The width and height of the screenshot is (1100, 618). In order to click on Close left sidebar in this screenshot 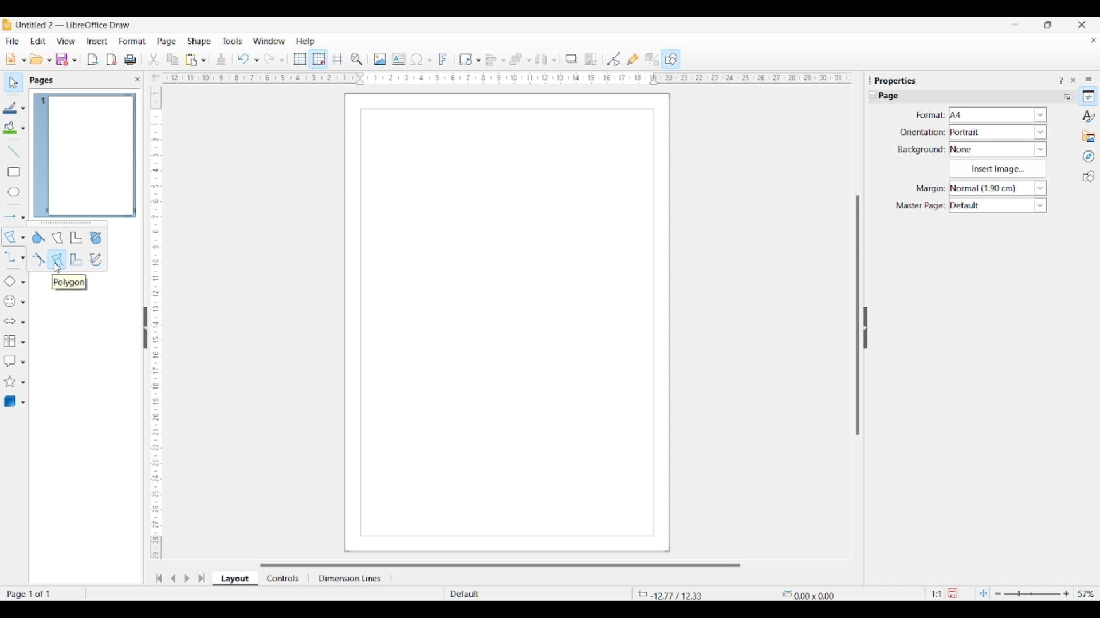, I will do `click(137, 79)`.